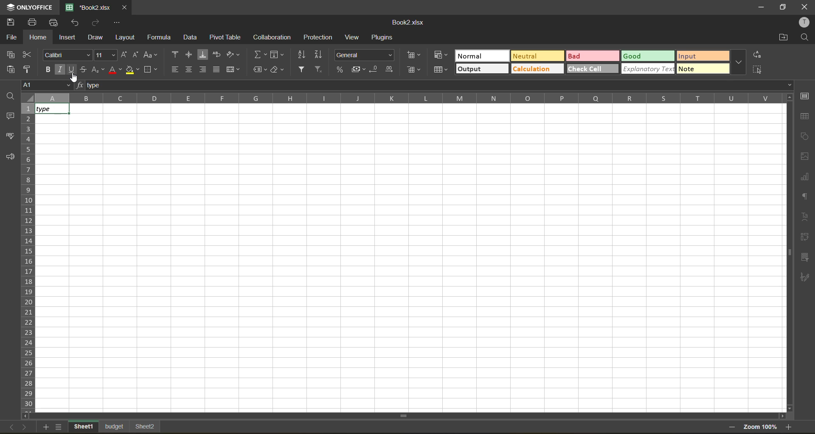  Describe the element at coordinates (301, 55) in the screenshot. I see `sort ascending` at that location.